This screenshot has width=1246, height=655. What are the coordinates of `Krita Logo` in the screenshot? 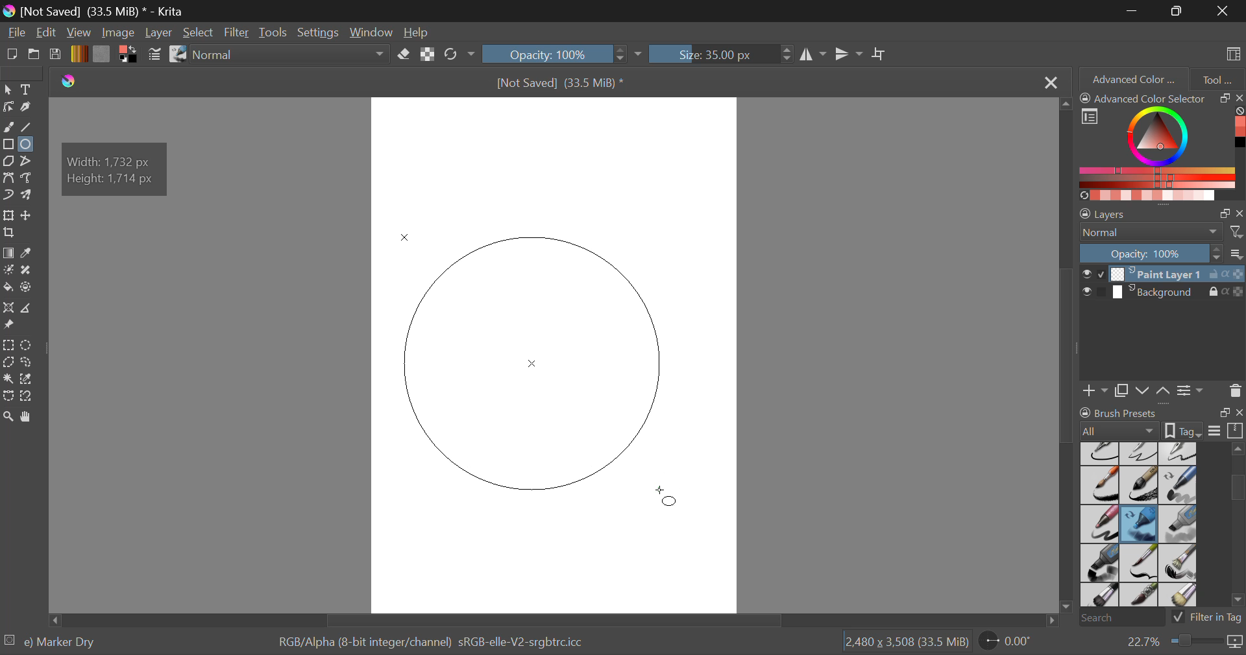 It's located at (67, 82).